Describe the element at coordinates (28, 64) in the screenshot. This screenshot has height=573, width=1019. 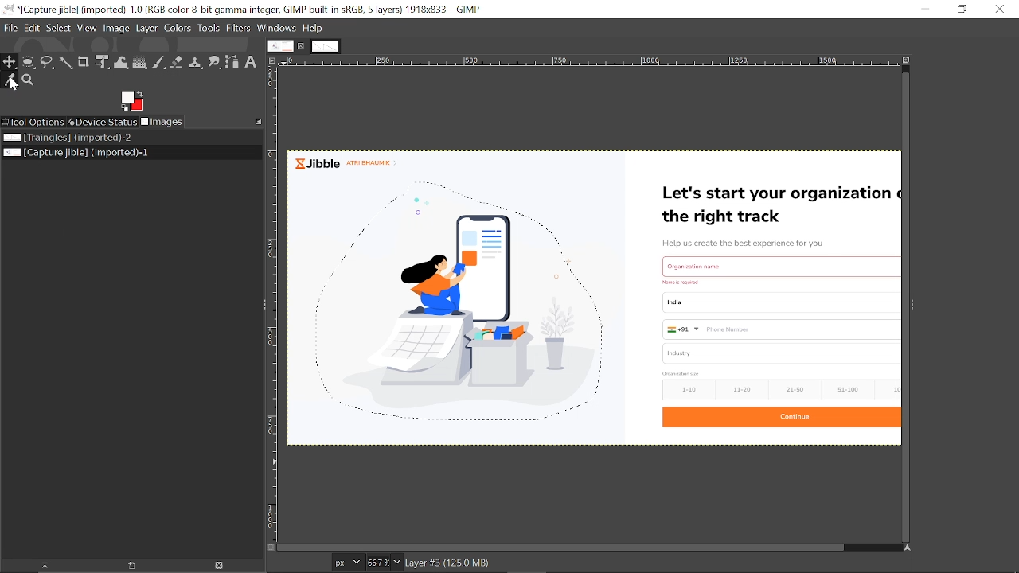
I see `Ellipse select tool` at that location.